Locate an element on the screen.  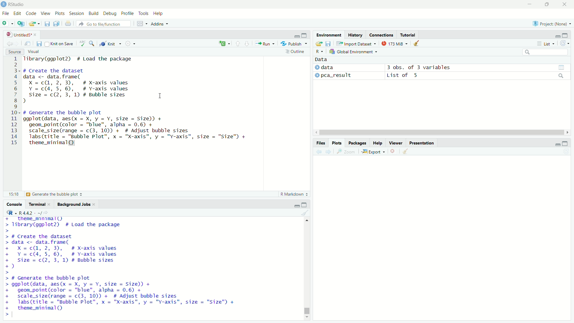
RStudio is located at coordinates (17, 4).